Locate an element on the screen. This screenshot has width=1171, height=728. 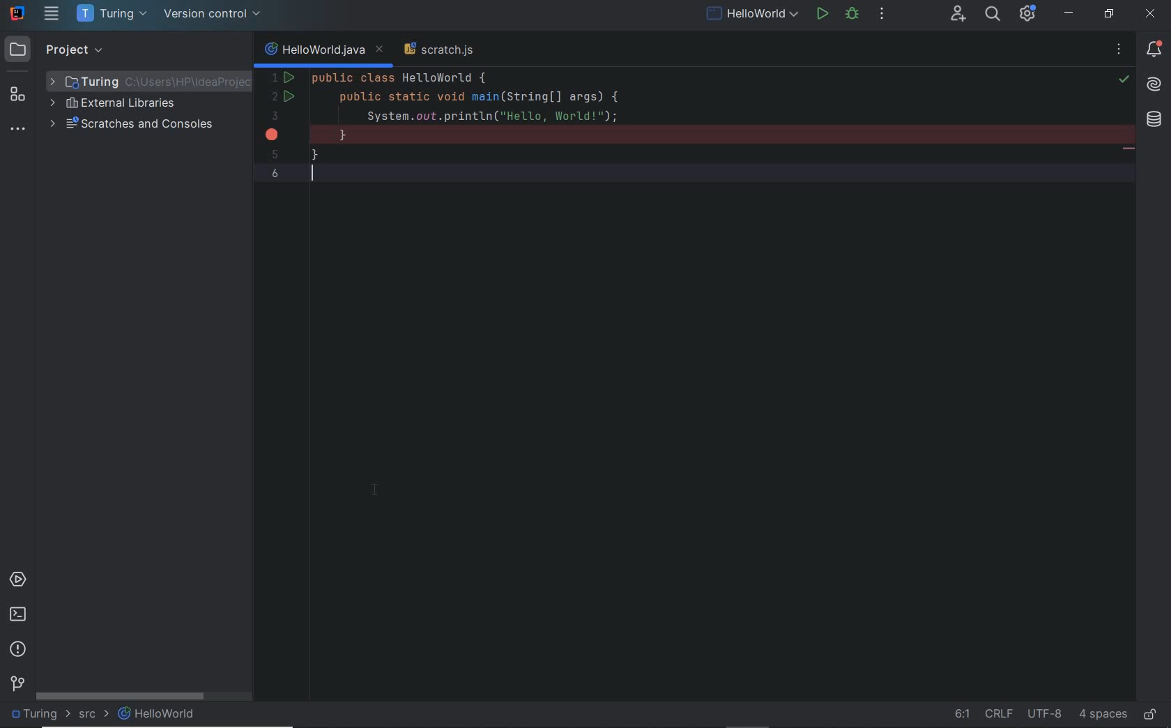
1 is located at coordinates (275, 78).